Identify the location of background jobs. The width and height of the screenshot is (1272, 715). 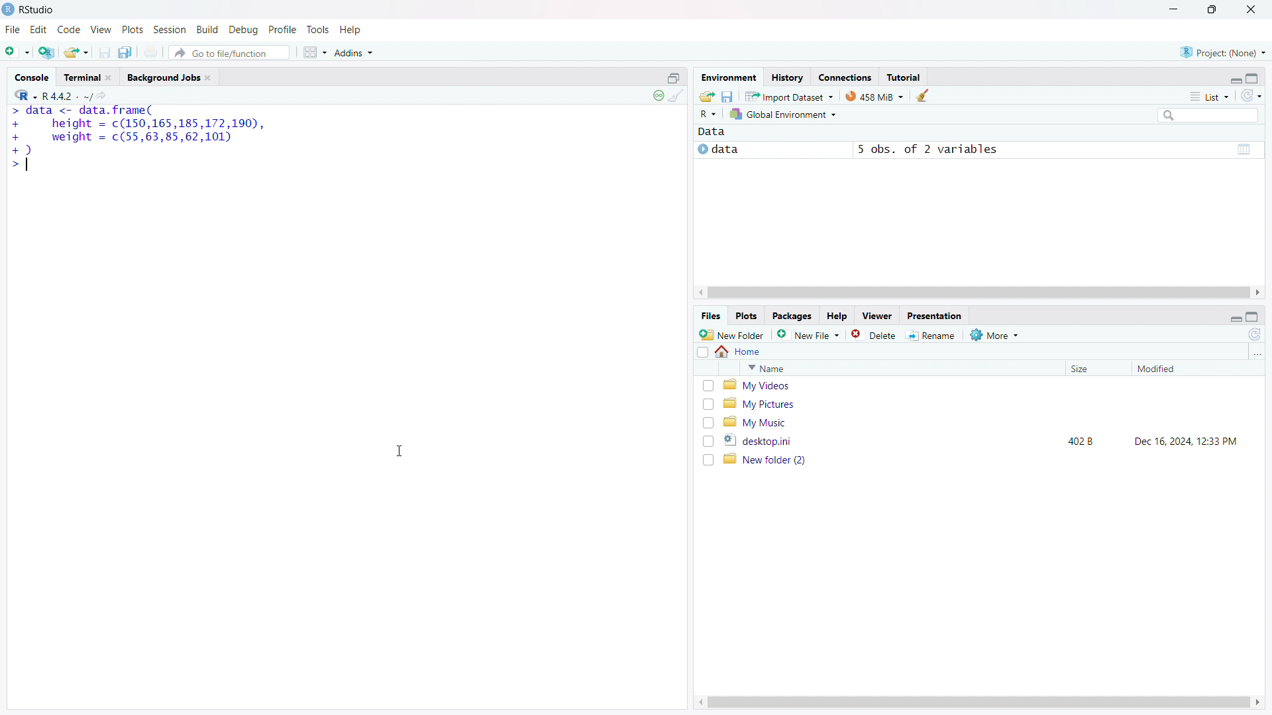
(162, 77).